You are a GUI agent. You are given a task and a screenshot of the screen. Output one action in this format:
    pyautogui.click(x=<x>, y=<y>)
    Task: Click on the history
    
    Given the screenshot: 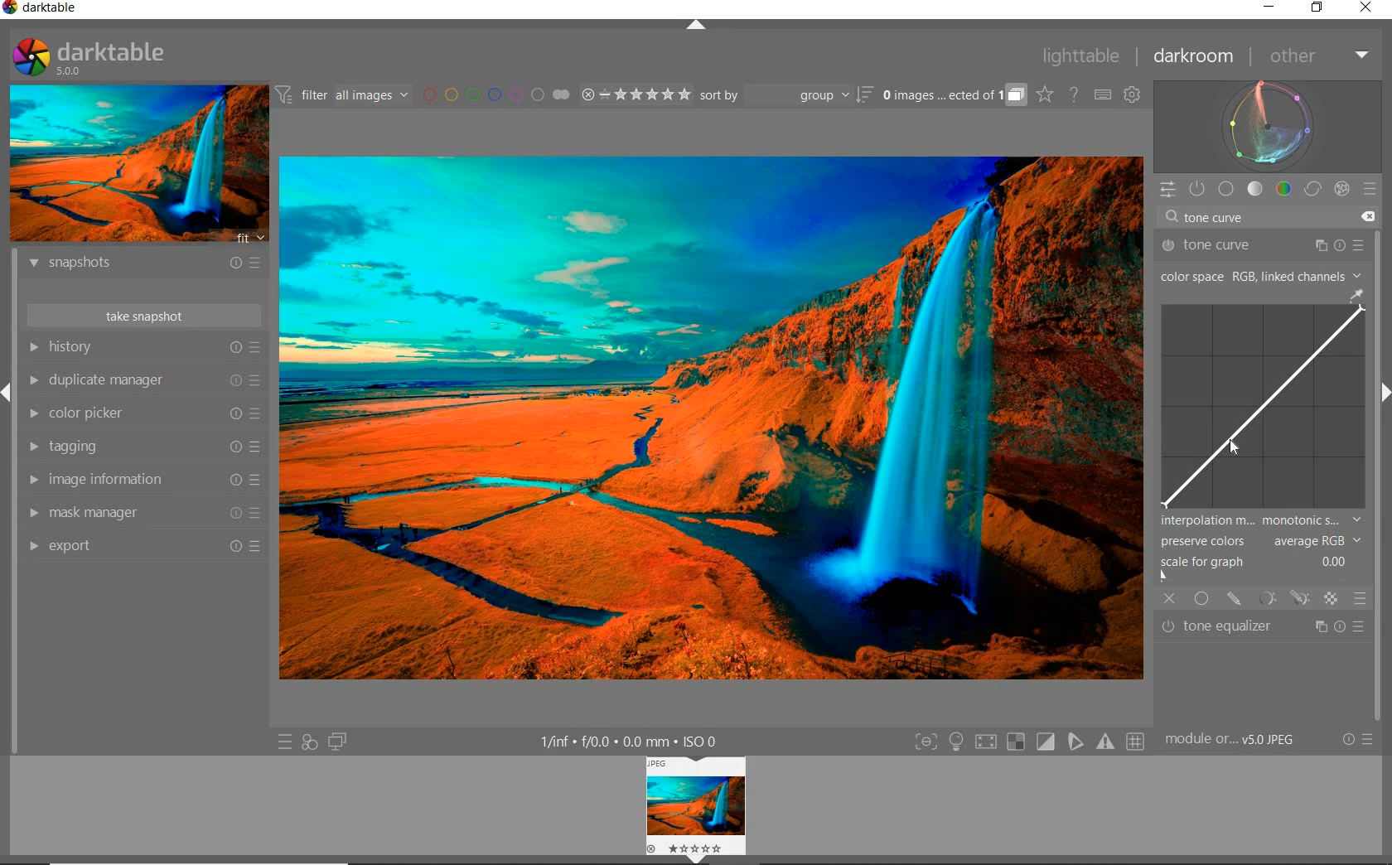 What is the action you would take?
    pyautogui.click(x=143, y=346)
    